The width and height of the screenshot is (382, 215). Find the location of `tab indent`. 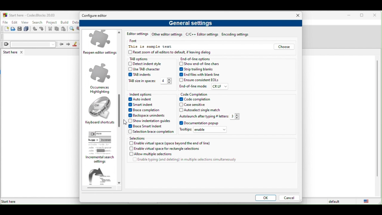

tab indent is located at coordinates (139, 75).